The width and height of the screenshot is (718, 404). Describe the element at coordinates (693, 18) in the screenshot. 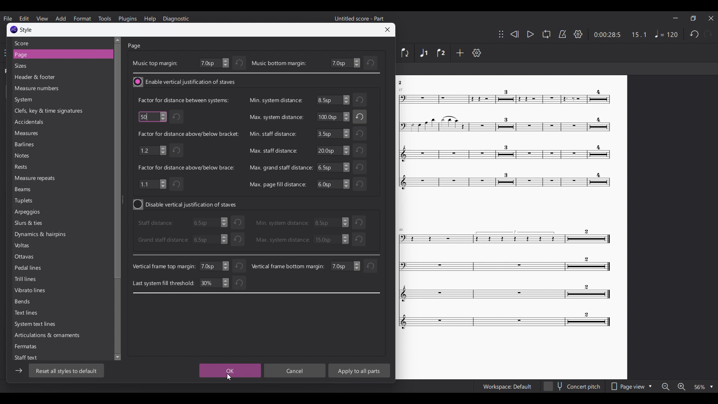

I see `Smaller tab` at that location.